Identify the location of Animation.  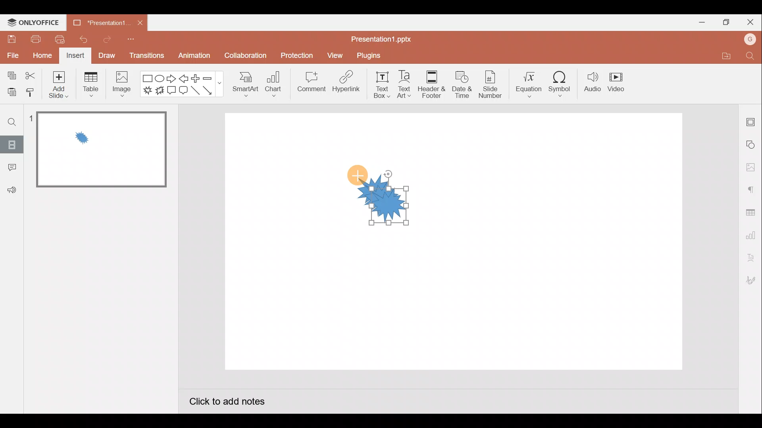
(192, 57).